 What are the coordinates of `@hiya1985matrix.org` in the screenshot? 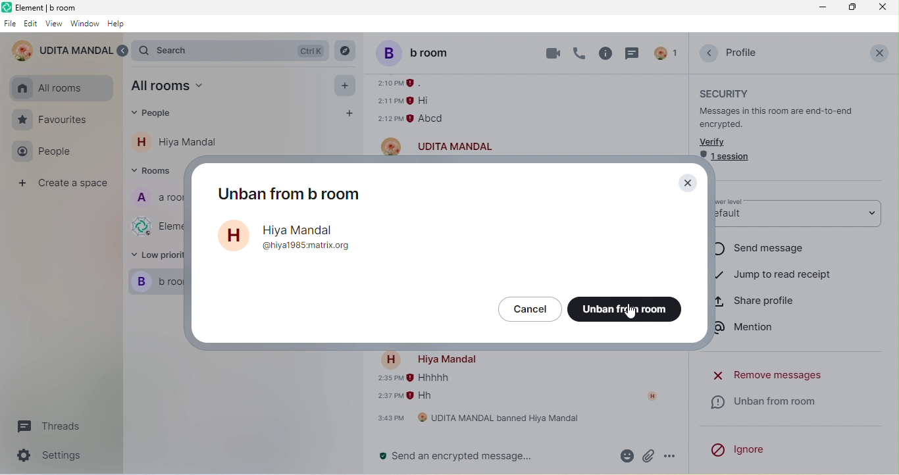 It's located at (307, 247).